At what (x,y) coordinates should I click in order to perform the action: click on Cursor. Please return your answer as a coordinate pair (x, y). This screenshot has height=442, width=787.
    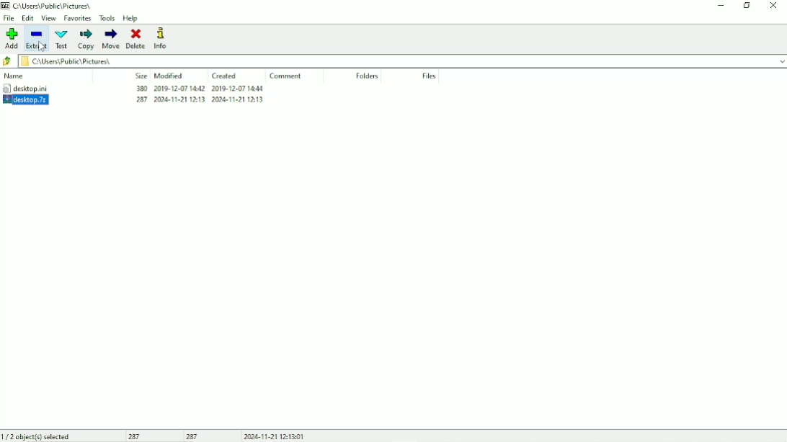
    Looking at the image, I should click on (42, 46).